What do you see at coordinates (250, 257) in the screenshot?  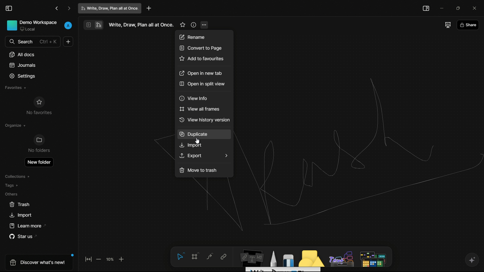 I see `notes` at bounding box center [250, 257].